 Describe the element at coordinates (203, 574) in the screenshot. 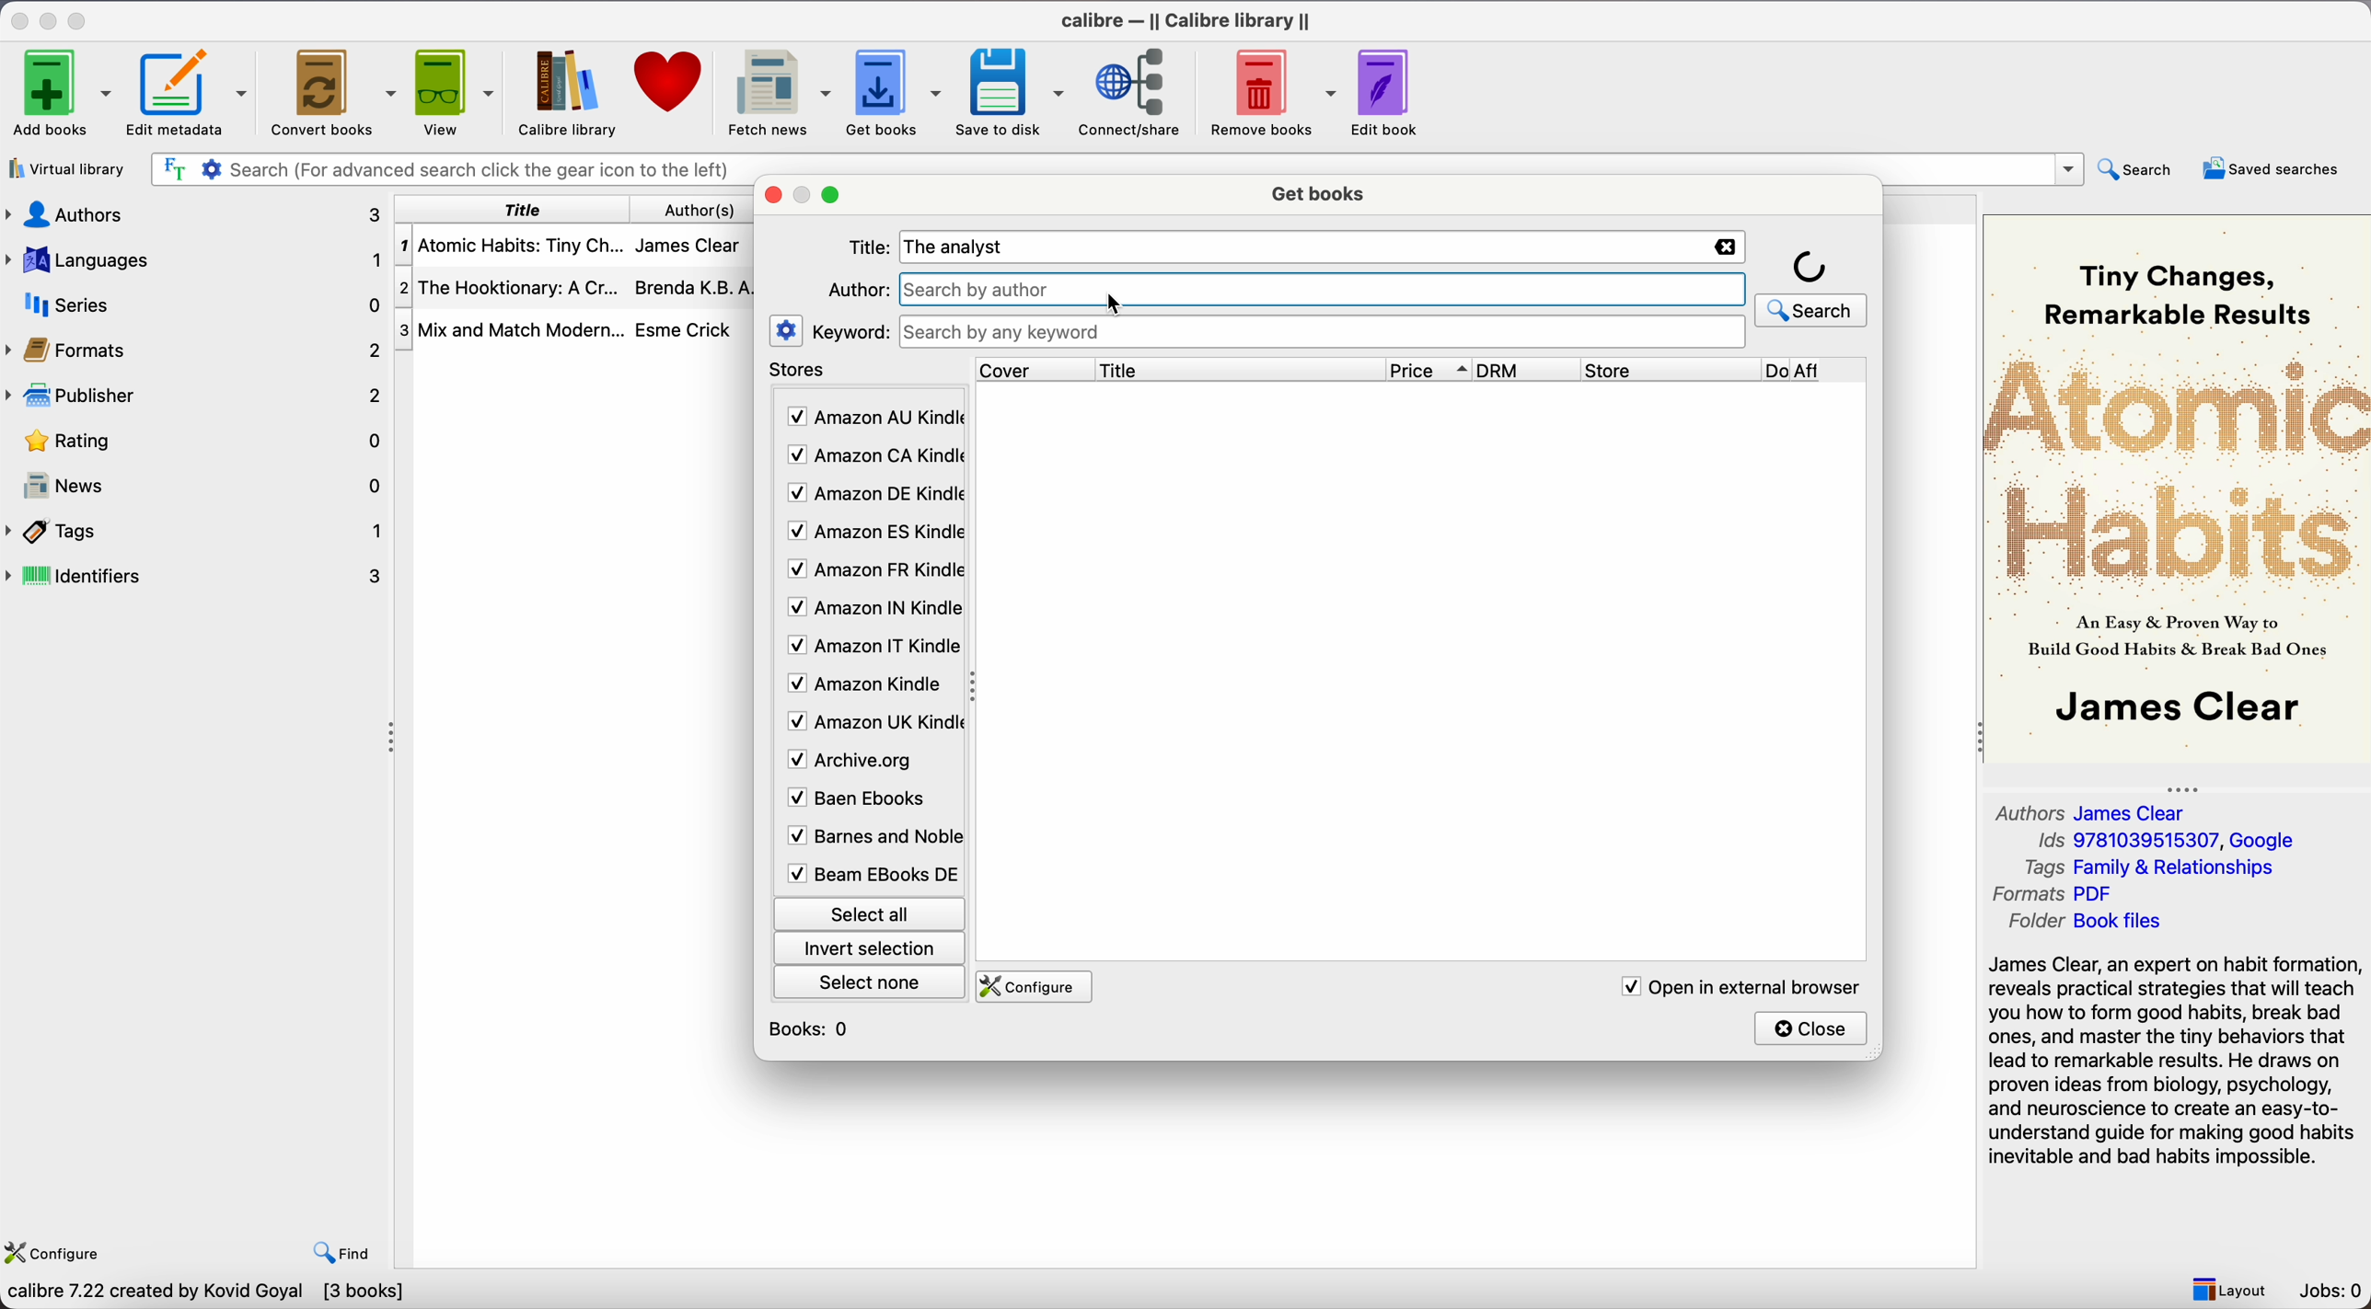

I see `identifiers` at that location.